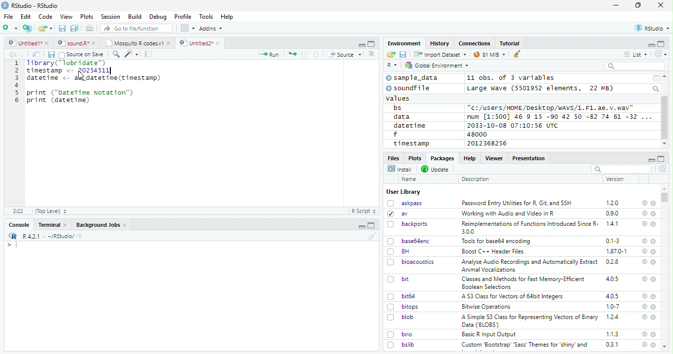 The height and width of the screenshot is (354, 673). Describe the element at coordinates (617, 5) in the screenshot. I see `minimize` at that location.